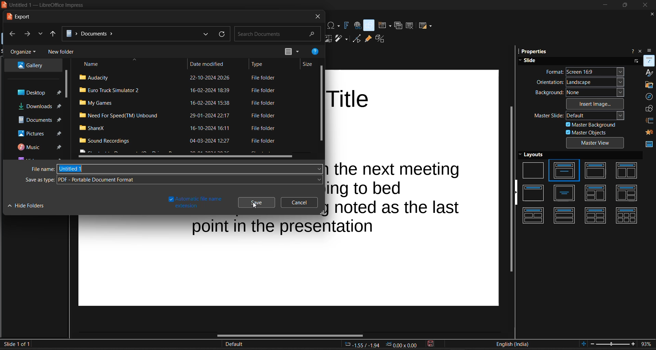  Describe the element at coordinates (27, 206) in the screenshot. I see `hide folders` at that location.